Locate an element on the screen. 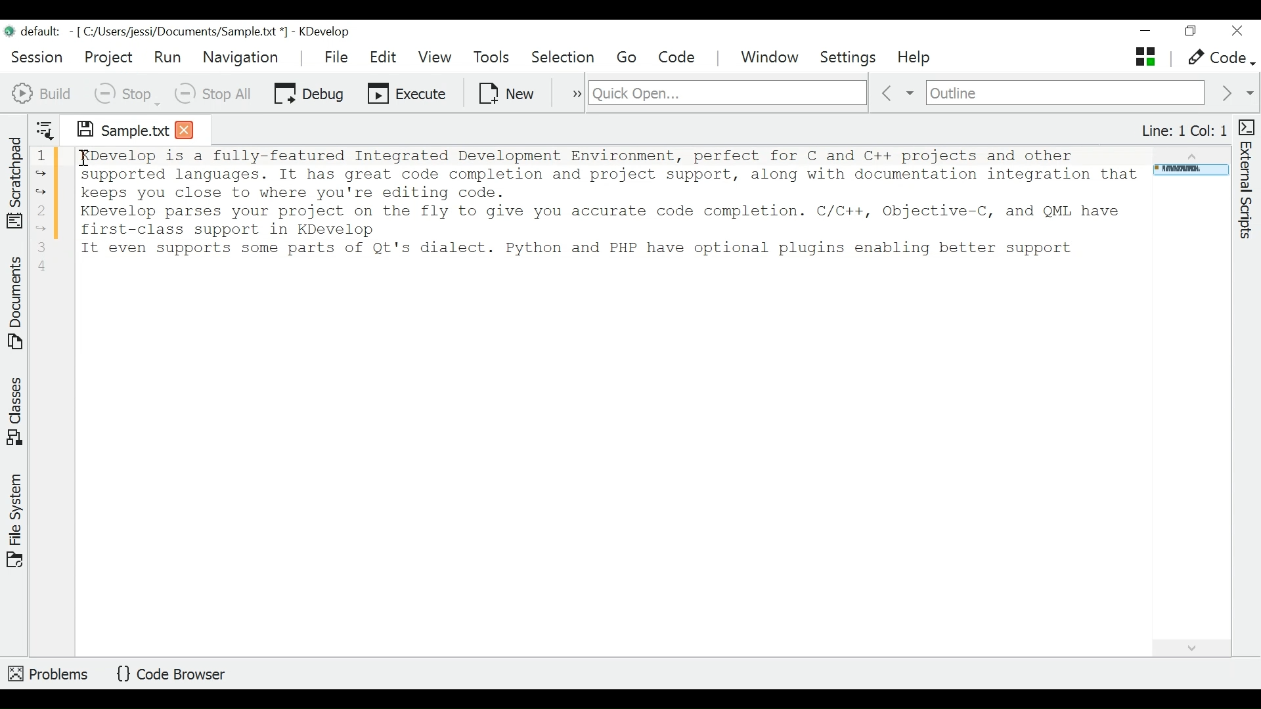 The image size is (1261, 709). Code is located at coordinates (1219, 58).